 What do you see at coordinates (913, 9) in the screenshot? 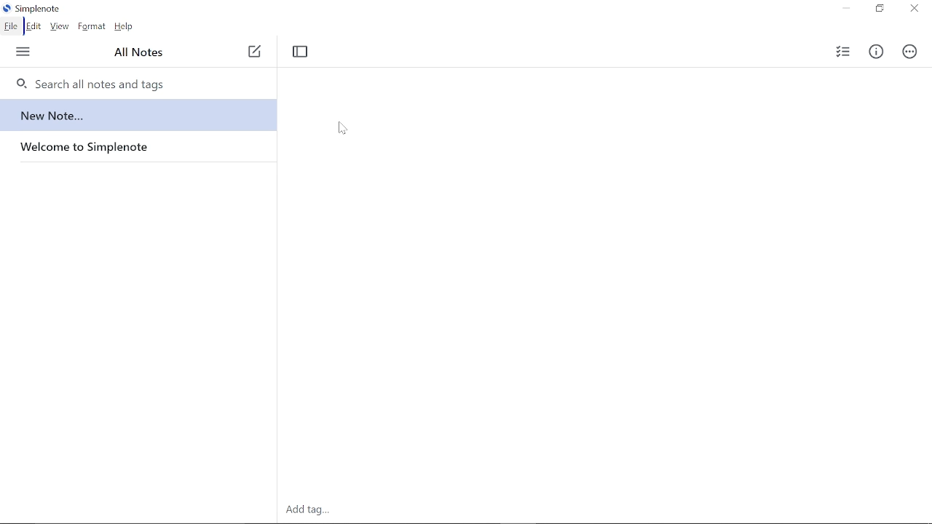
I see `Close` at bounding box center [913, 9].